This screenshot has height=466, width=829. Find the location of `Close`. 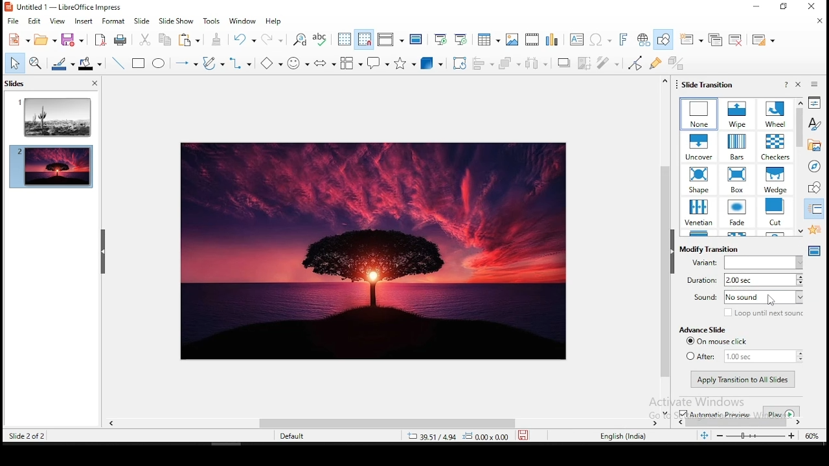

Close is located at coordinates (810, 8).